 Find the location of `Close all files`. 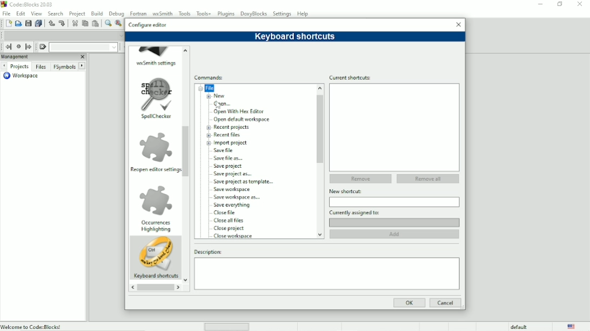

Close all files is located at coordinates (229, 220).